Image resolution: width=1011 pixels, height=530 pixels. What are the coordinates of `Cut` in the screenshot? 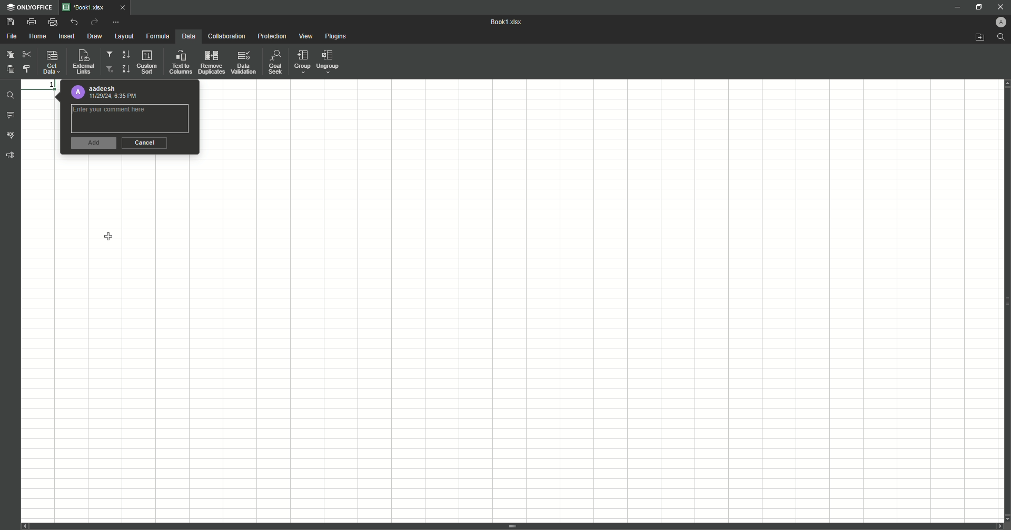 It's located at (26, 53).